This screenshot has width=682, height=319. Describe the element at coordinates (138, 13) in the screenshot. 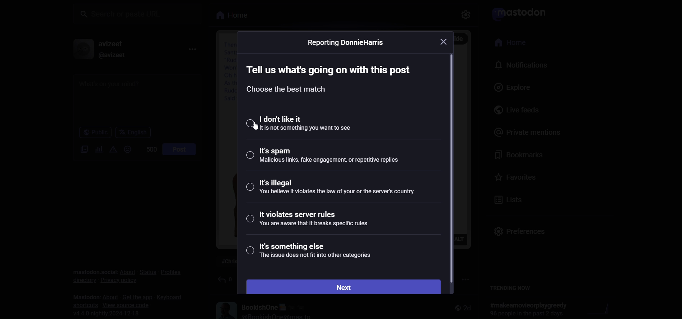

I see `search` at that location.